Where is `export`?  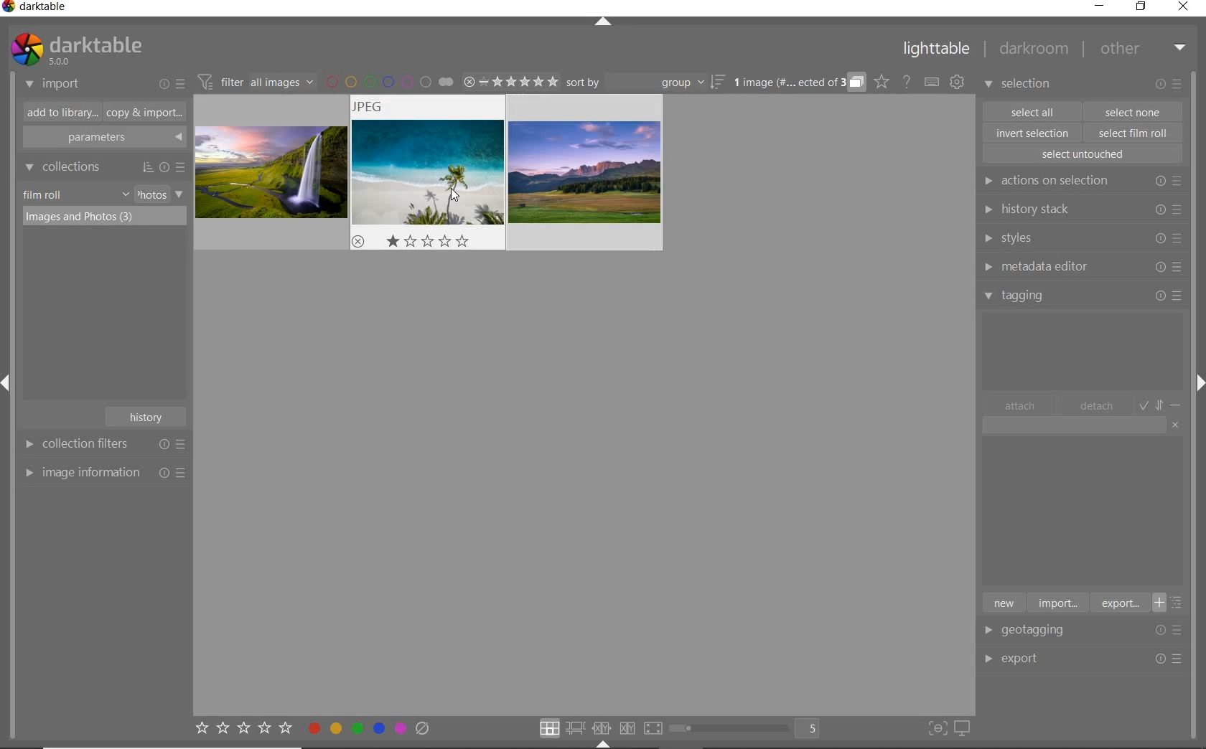
export is located at coordinates (1118, 603).